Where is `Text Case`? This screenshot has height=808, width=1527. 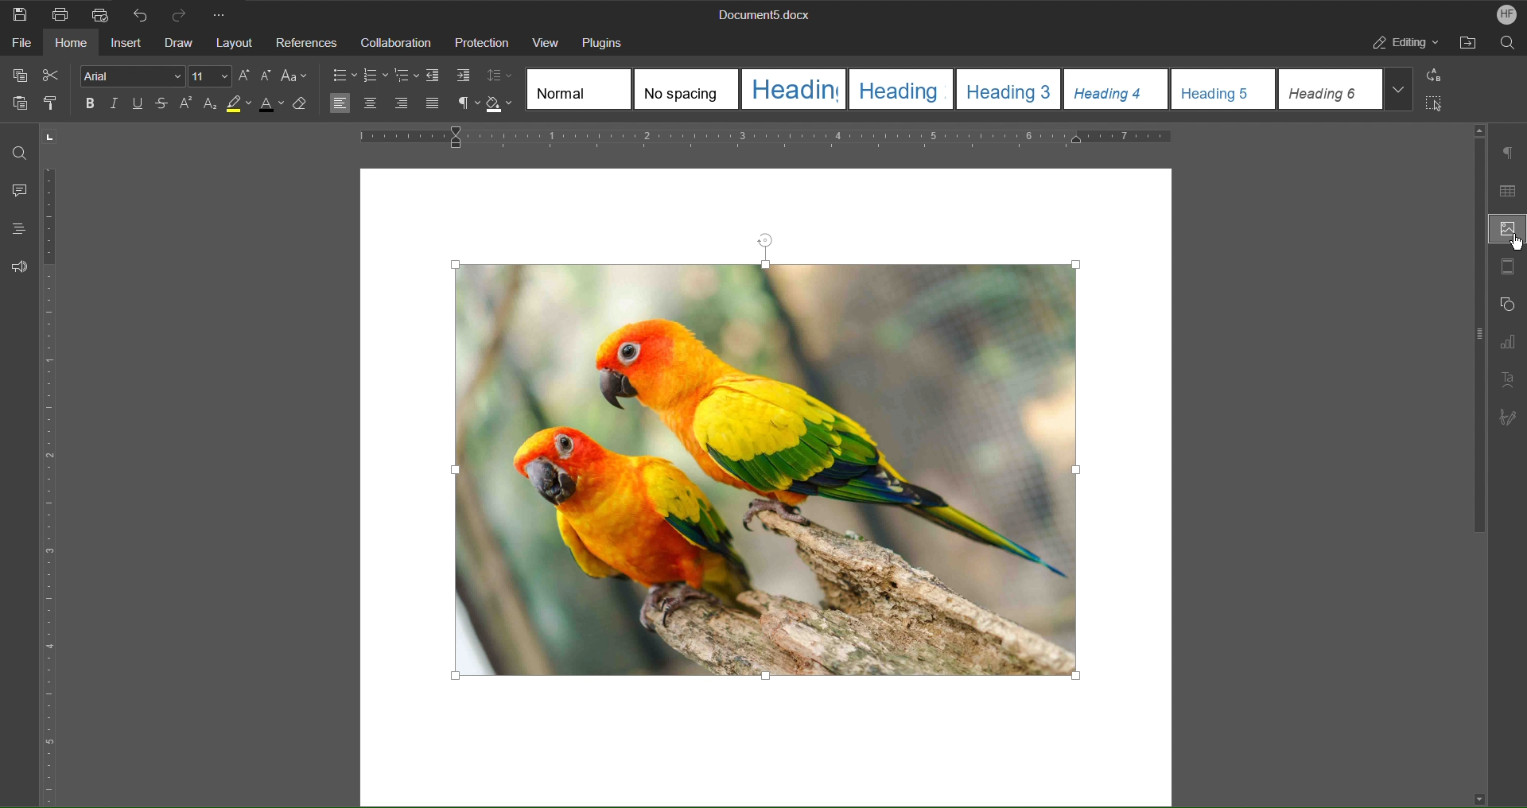 Text Case is located at coordinates (297, 76).